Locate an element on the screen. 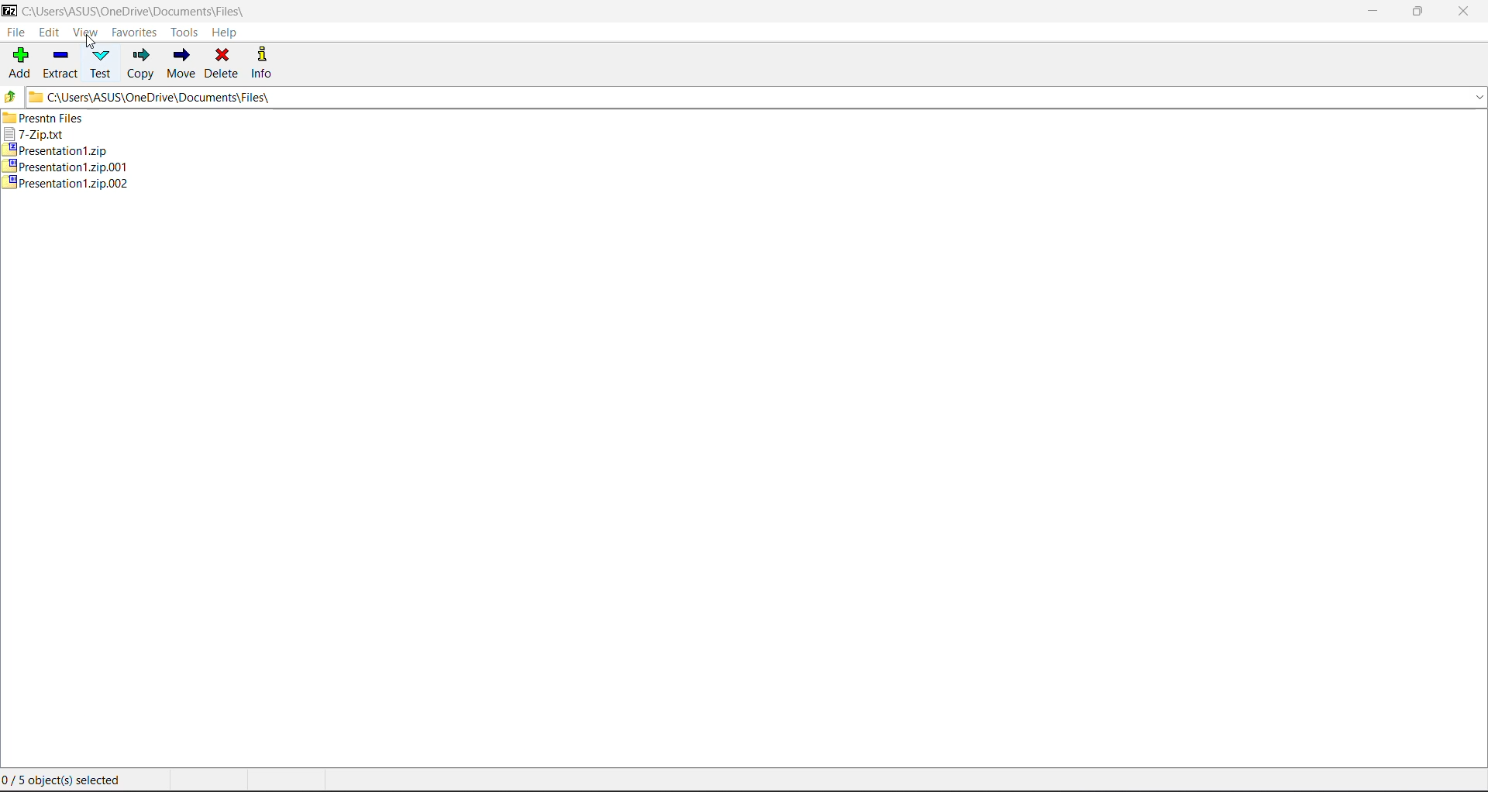 The width and height of the screenshot is (1488, 792). View is located at coordinates (89, 33).